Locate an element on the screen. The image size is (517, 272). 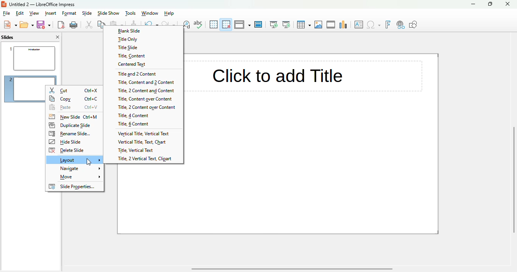
find and replace is located at coordinates (188, 25).